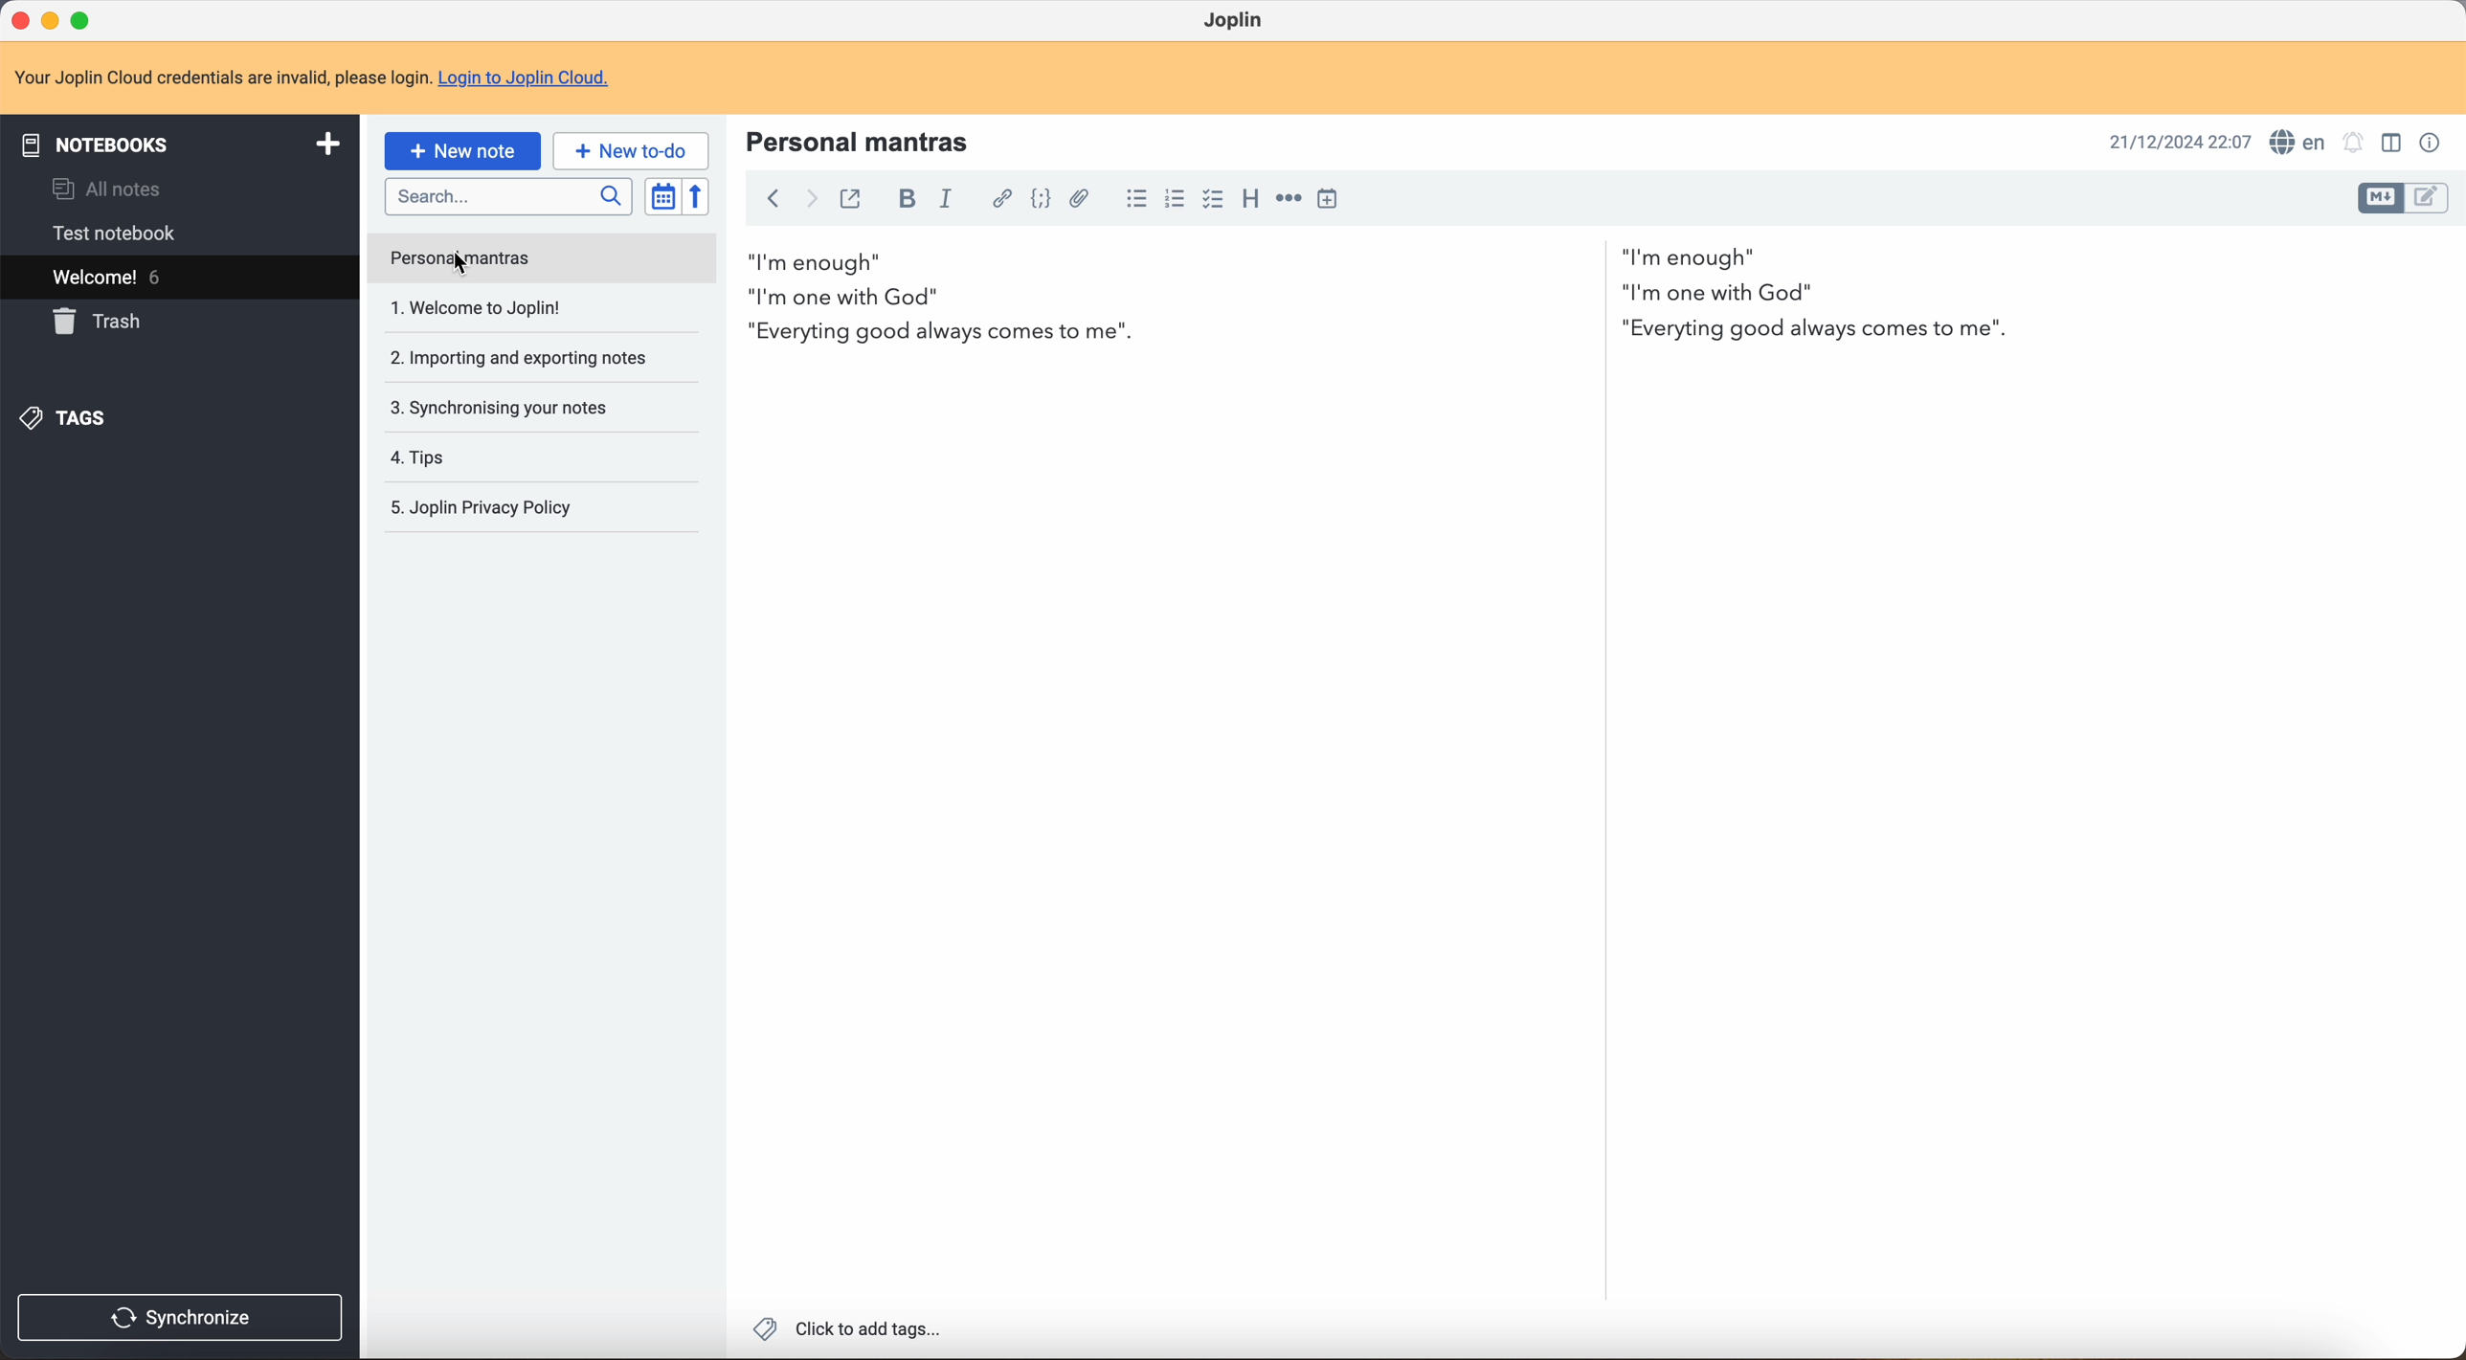  I want to click on bold, so click(907, 198).